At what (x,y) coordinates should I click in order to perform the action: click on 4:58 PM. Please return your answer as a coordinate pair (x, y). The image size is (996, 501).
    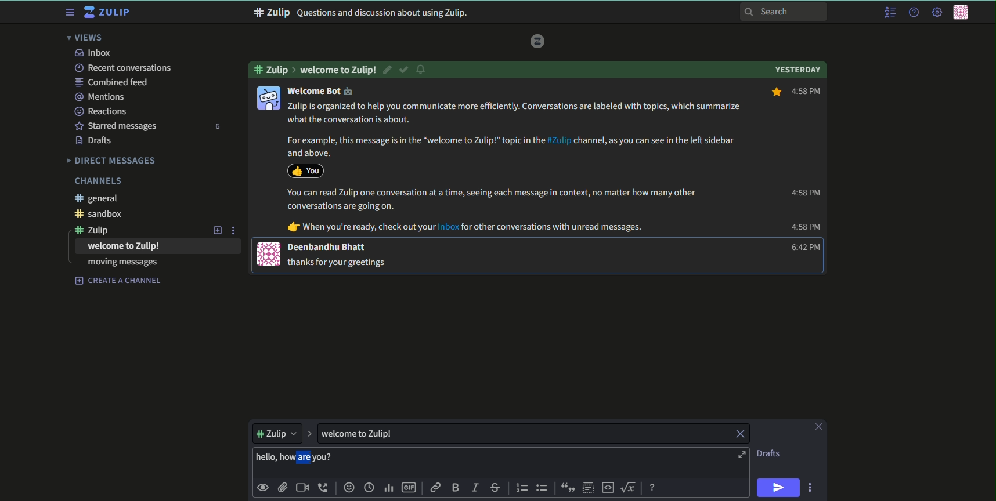
    Looking at the image, I should click on (804, 193).